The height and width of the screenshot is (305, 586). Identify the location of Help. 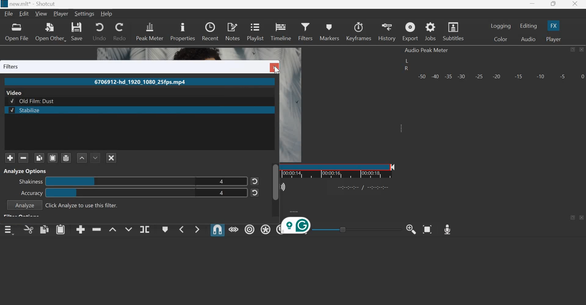
(107, 14).